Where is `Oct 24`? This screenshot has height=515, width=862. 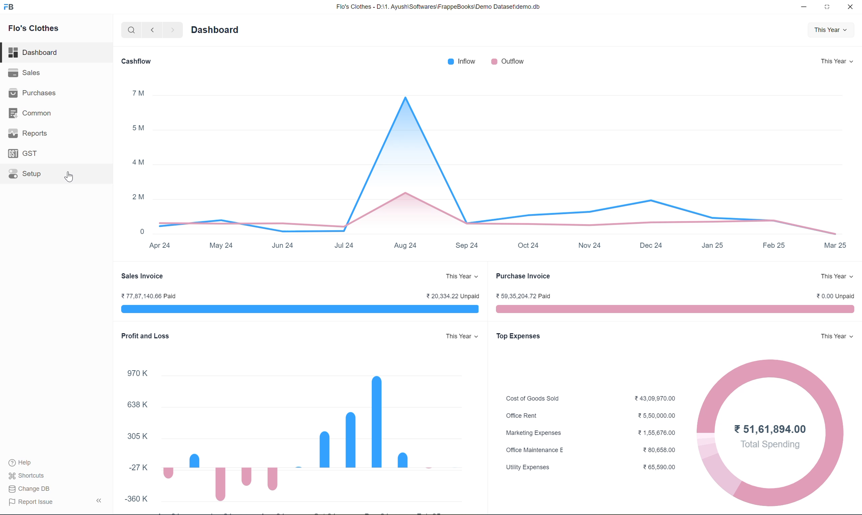 Oct 24 is located at coordinates (529, 245).